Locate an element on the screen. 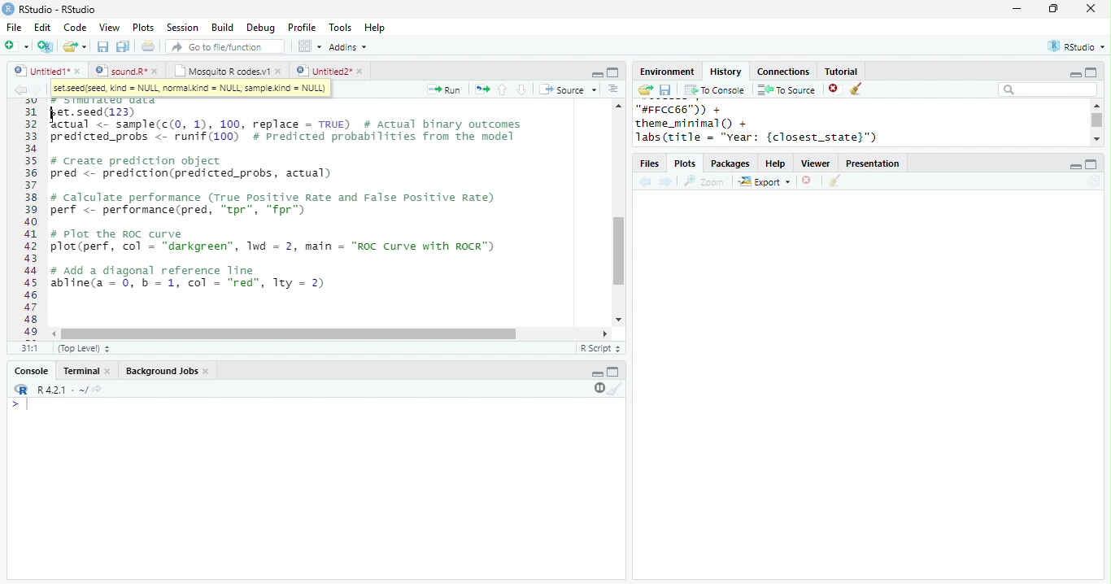 This screenshot has width=1111, height=584. new file is located at coordinates (16, 46).